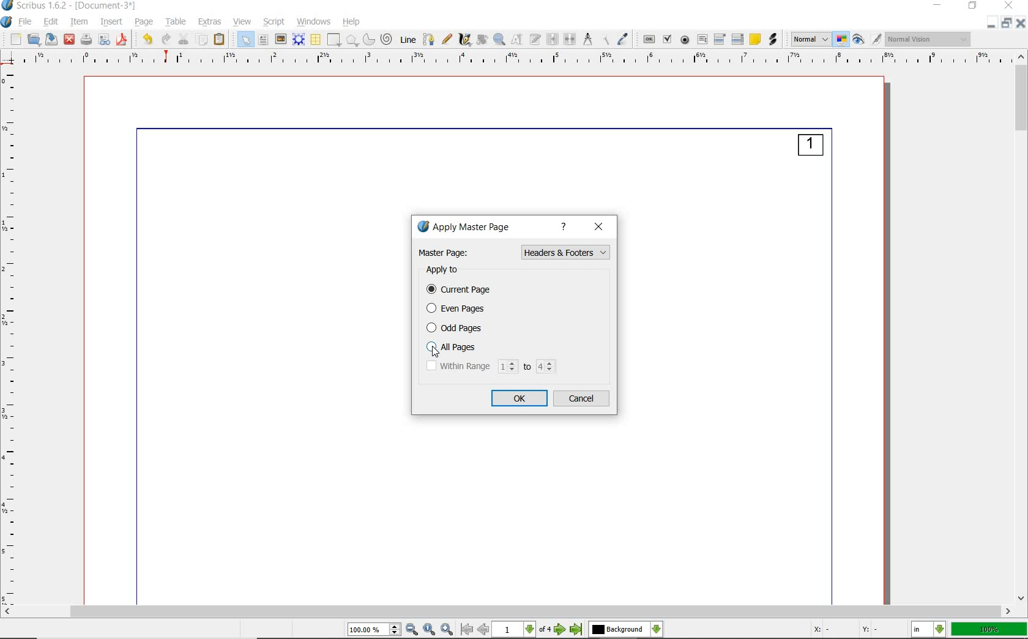  Describe the element at coordinates (143, 21) in the screenshot. I see `page` at that location.